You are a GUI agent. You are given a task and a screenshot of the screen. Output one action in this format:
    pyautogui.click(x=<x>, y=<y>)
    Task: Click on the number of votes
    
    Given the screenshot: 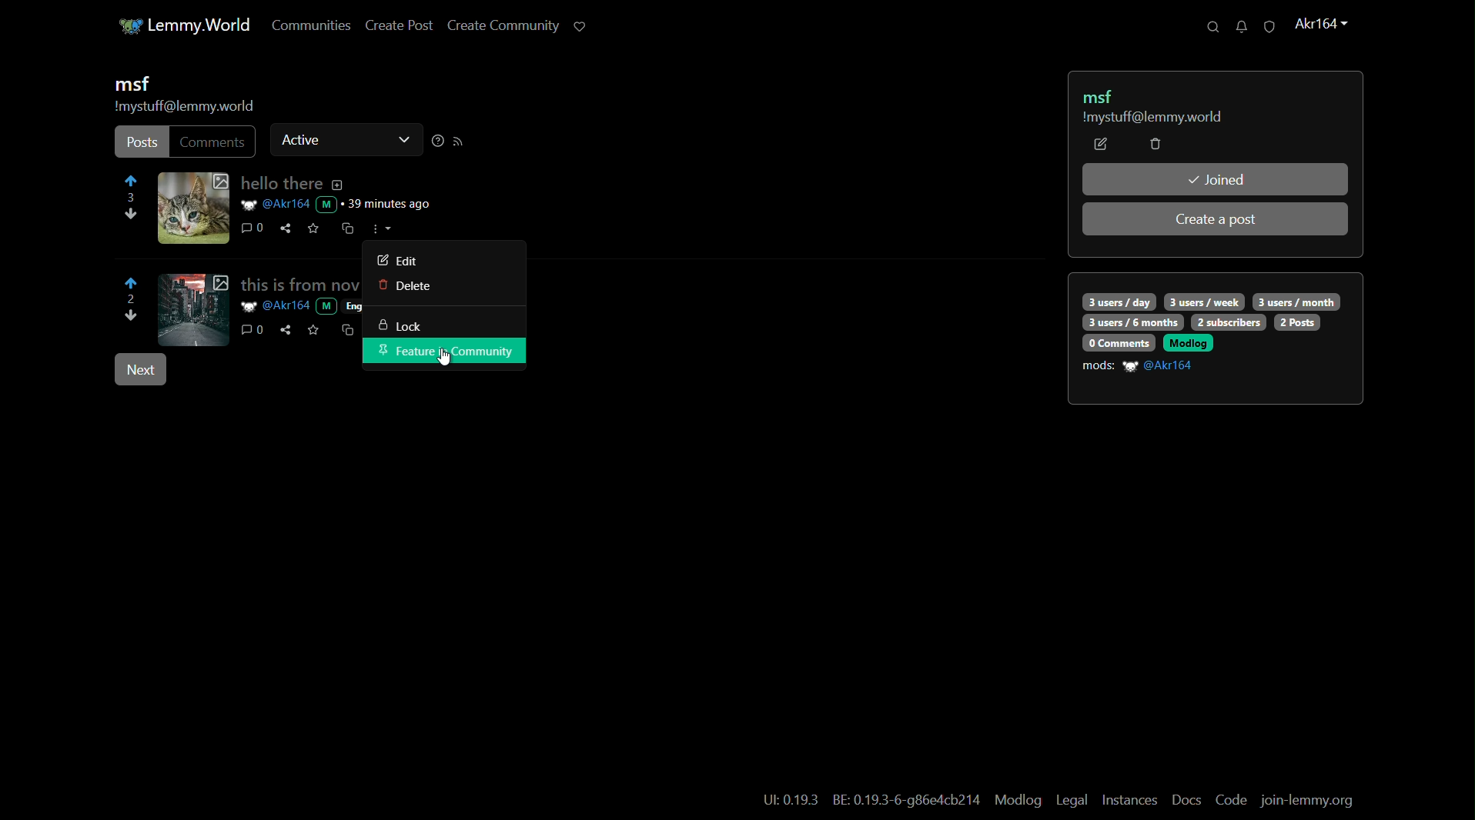 What is the action you would take?
    pyautogui.click(x=132, y=198)
    